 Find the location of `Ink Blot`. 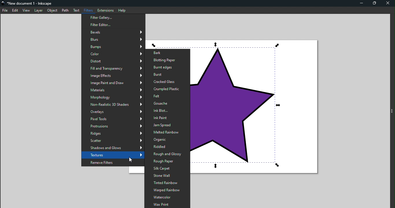

Ink Blot is located at coordinates (167, 111).